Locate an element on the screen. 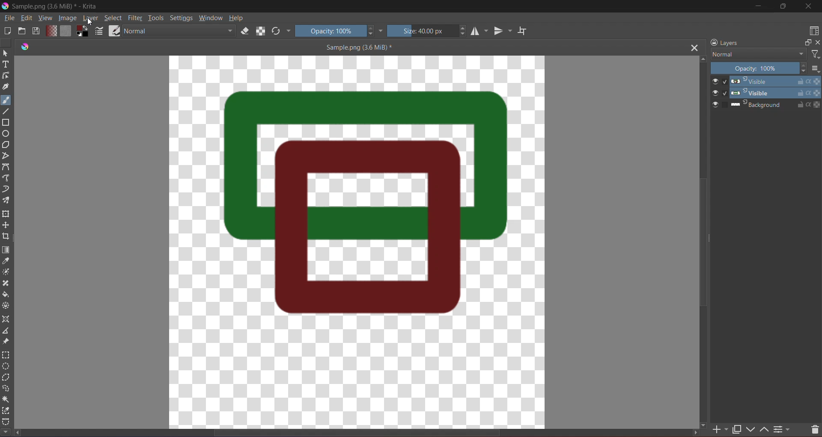  Close Canvas is located at coordinates (694, 48).